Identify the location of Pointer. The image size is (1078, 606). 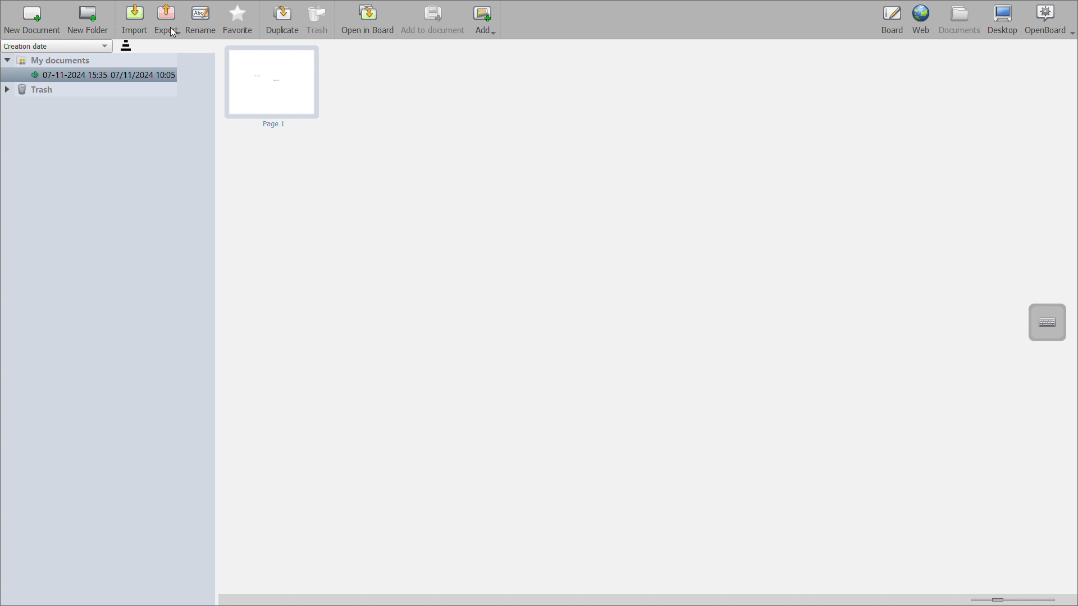
(173, 35).